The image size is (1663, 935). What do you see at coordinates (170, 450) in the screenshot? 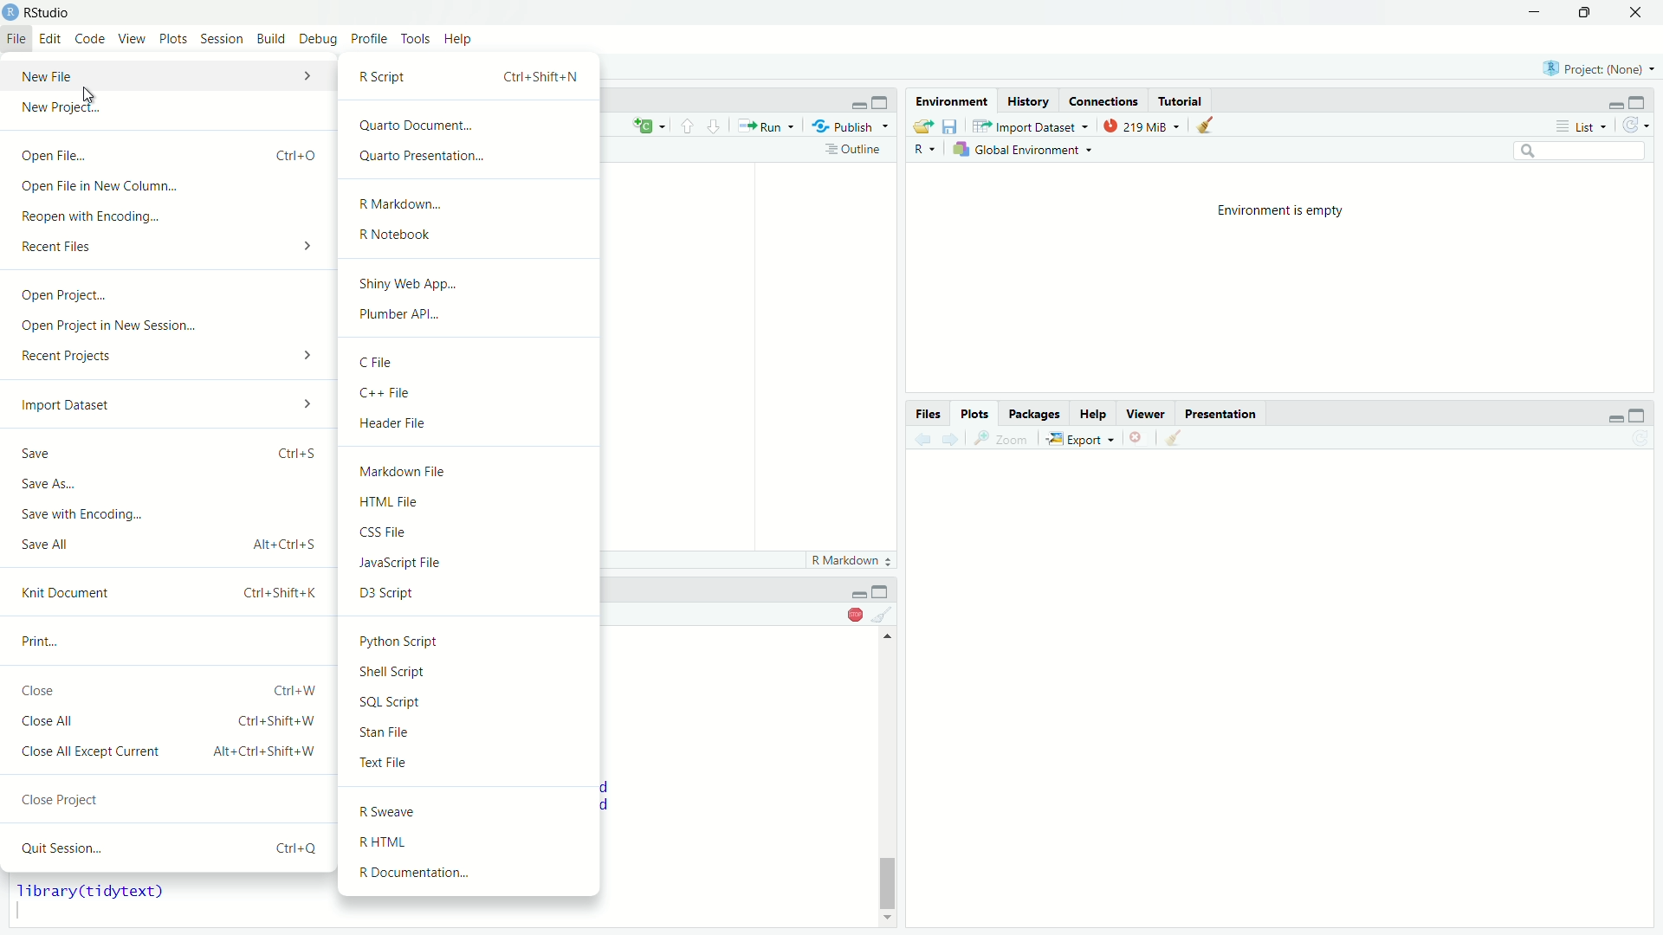
I see `Save` at bounding box center [170, 450].